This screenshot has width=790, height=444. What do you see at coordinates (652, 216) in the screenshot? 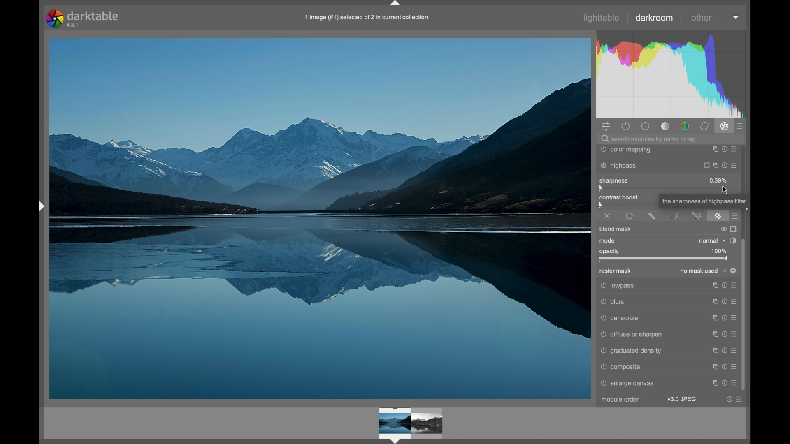
I see `drawn mask` at bounding box center [652, 216].